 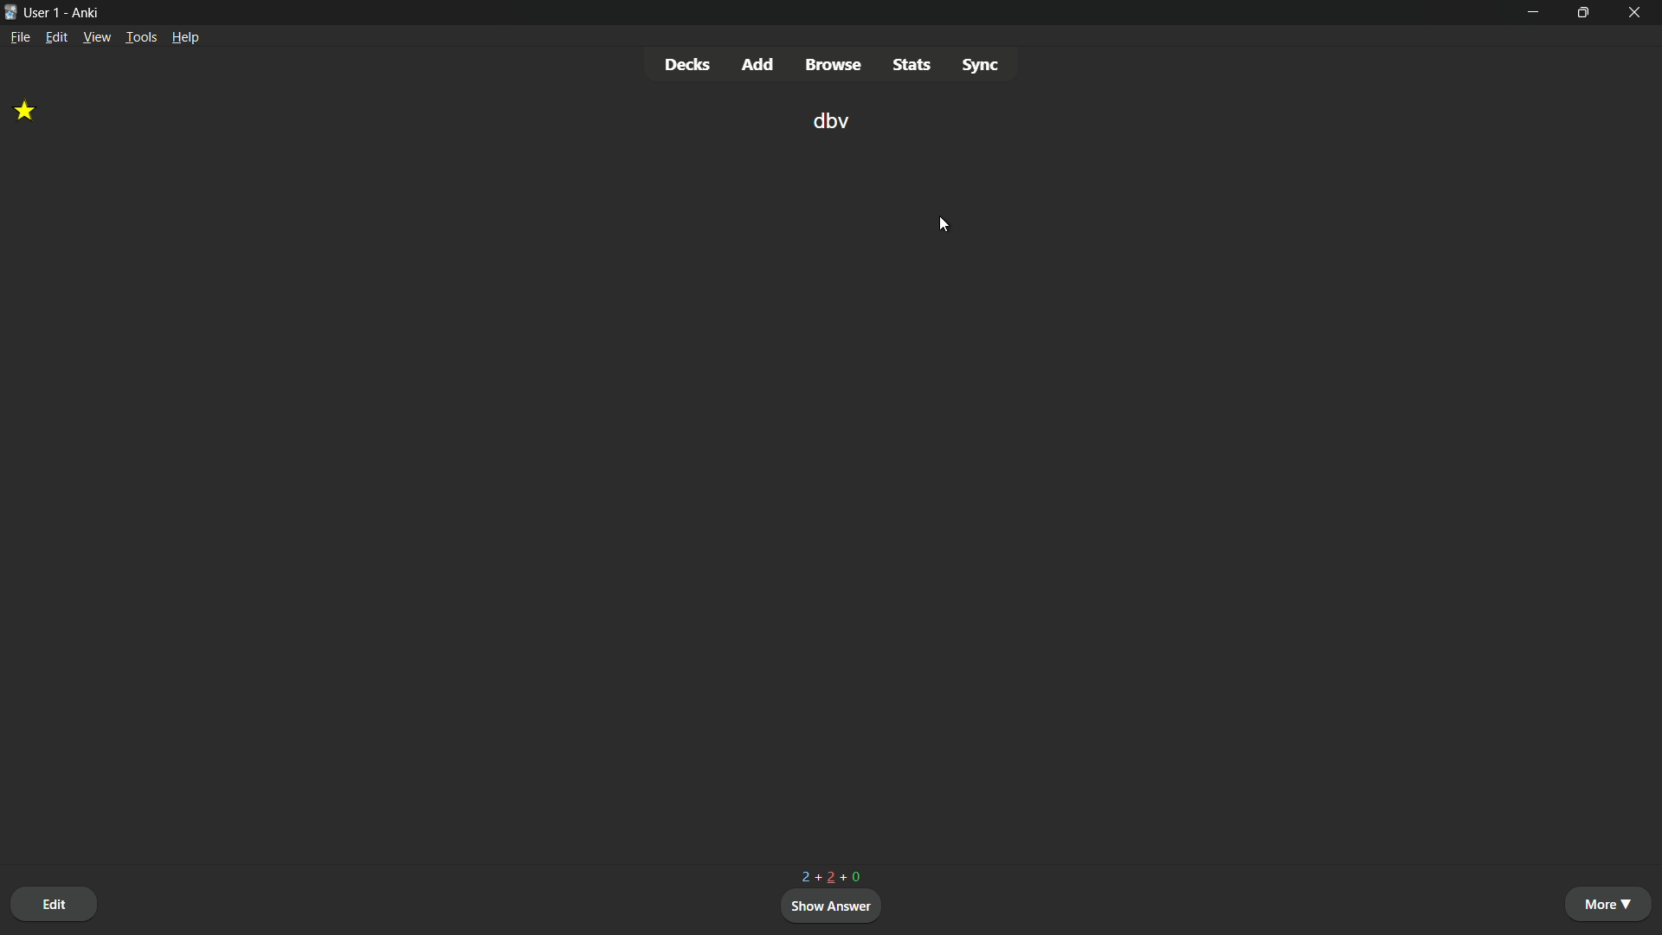 What do you see at coordinates (1636, 13) in the screenshot?
I see `close app` at bounding box center [1636, 13].